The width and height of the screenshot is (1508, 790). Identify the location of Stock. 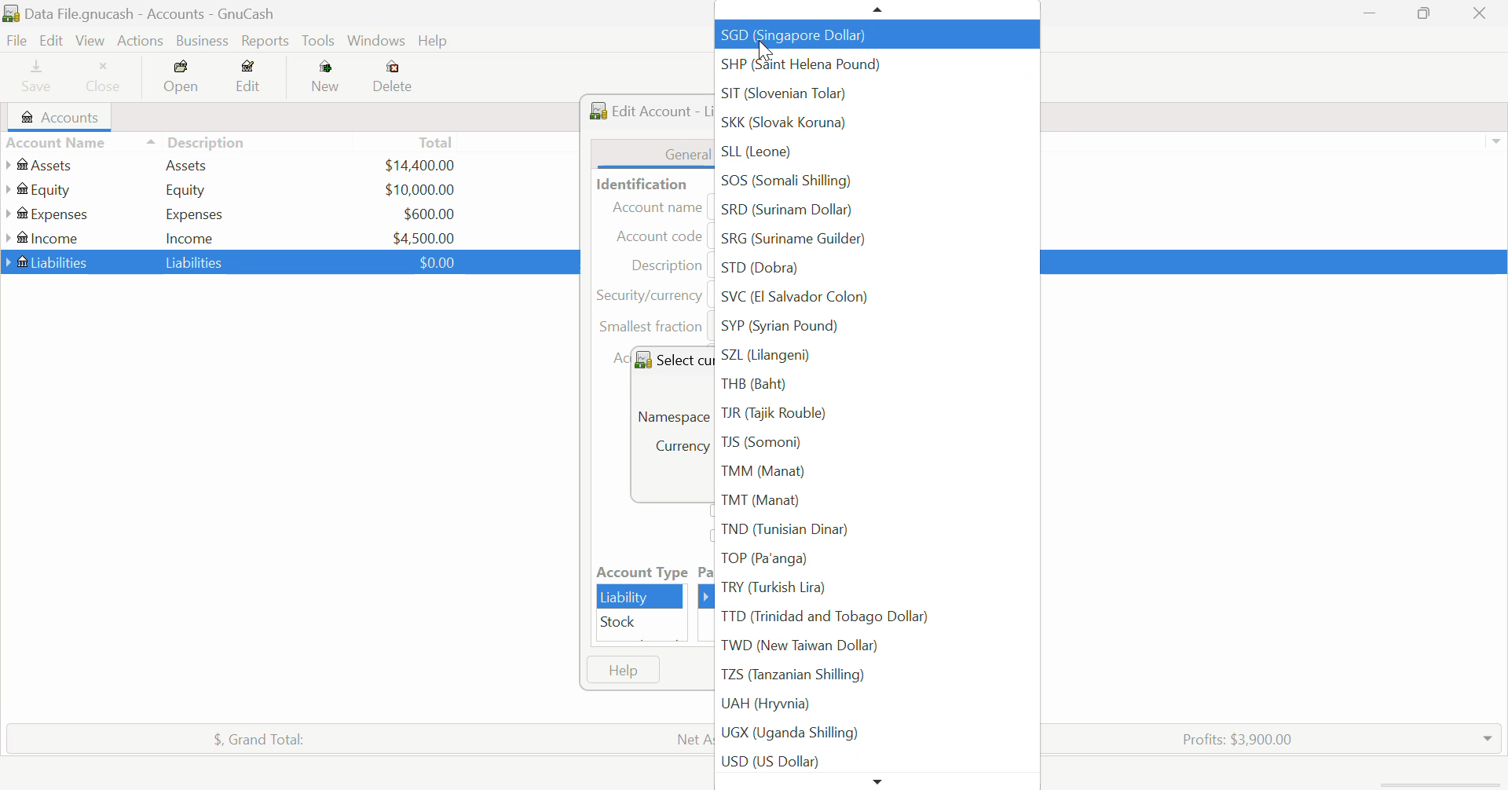
(641, 623).